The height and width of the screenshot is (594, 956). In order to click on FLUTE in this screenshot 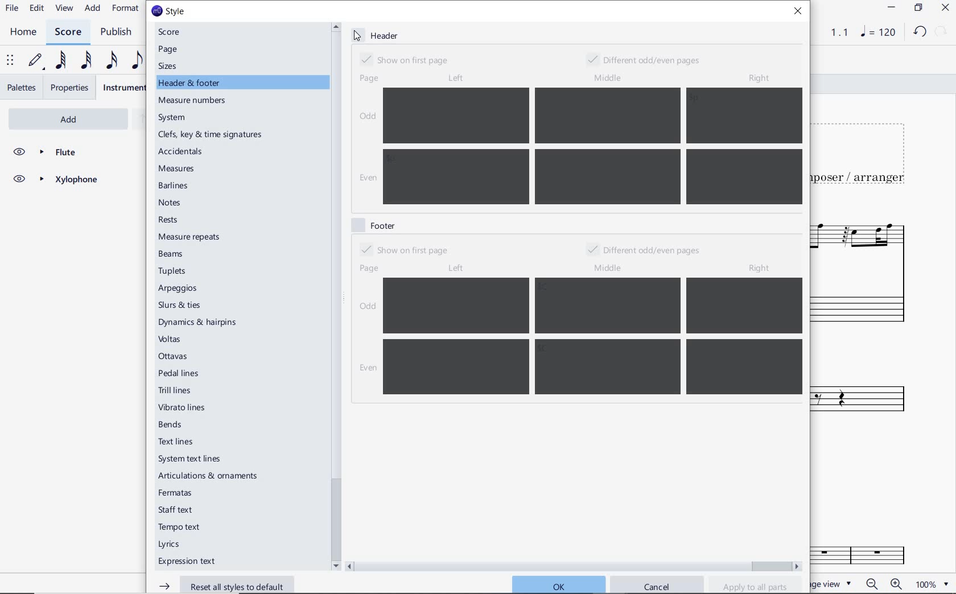, I will do `click(55, 152)`.